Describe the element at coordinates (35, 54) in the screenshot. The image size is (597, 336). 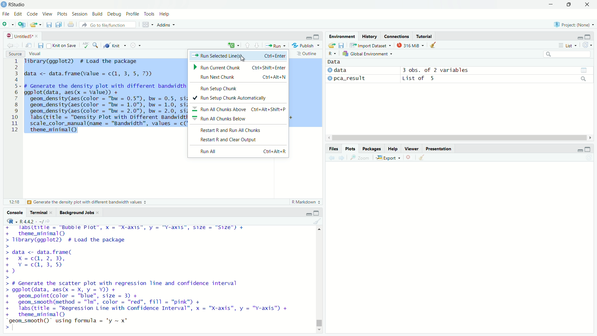
I see `Visual` at that location.